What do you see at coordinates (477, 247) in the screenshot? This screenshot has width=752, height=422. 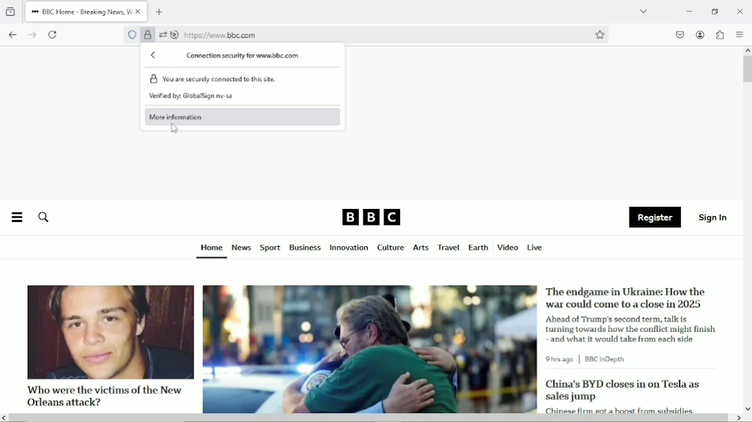 I see `Earth` at bounding box center [477, 247].